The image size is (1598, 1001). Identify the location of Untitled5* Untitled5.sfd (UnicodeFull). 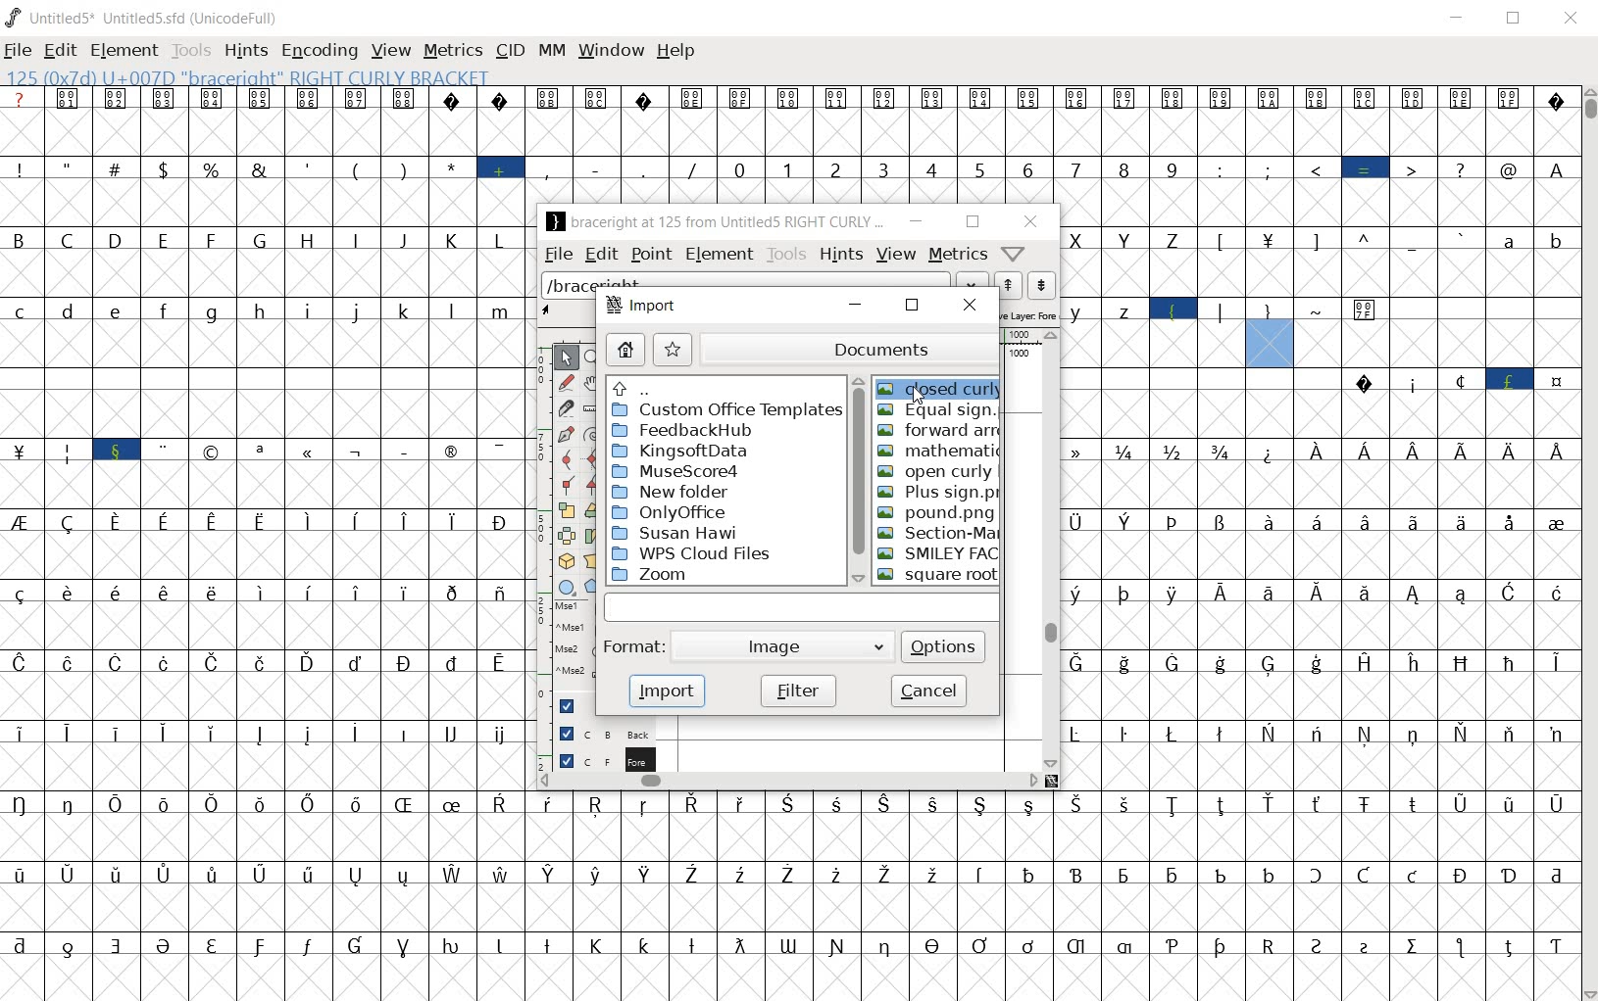
(144, 17).